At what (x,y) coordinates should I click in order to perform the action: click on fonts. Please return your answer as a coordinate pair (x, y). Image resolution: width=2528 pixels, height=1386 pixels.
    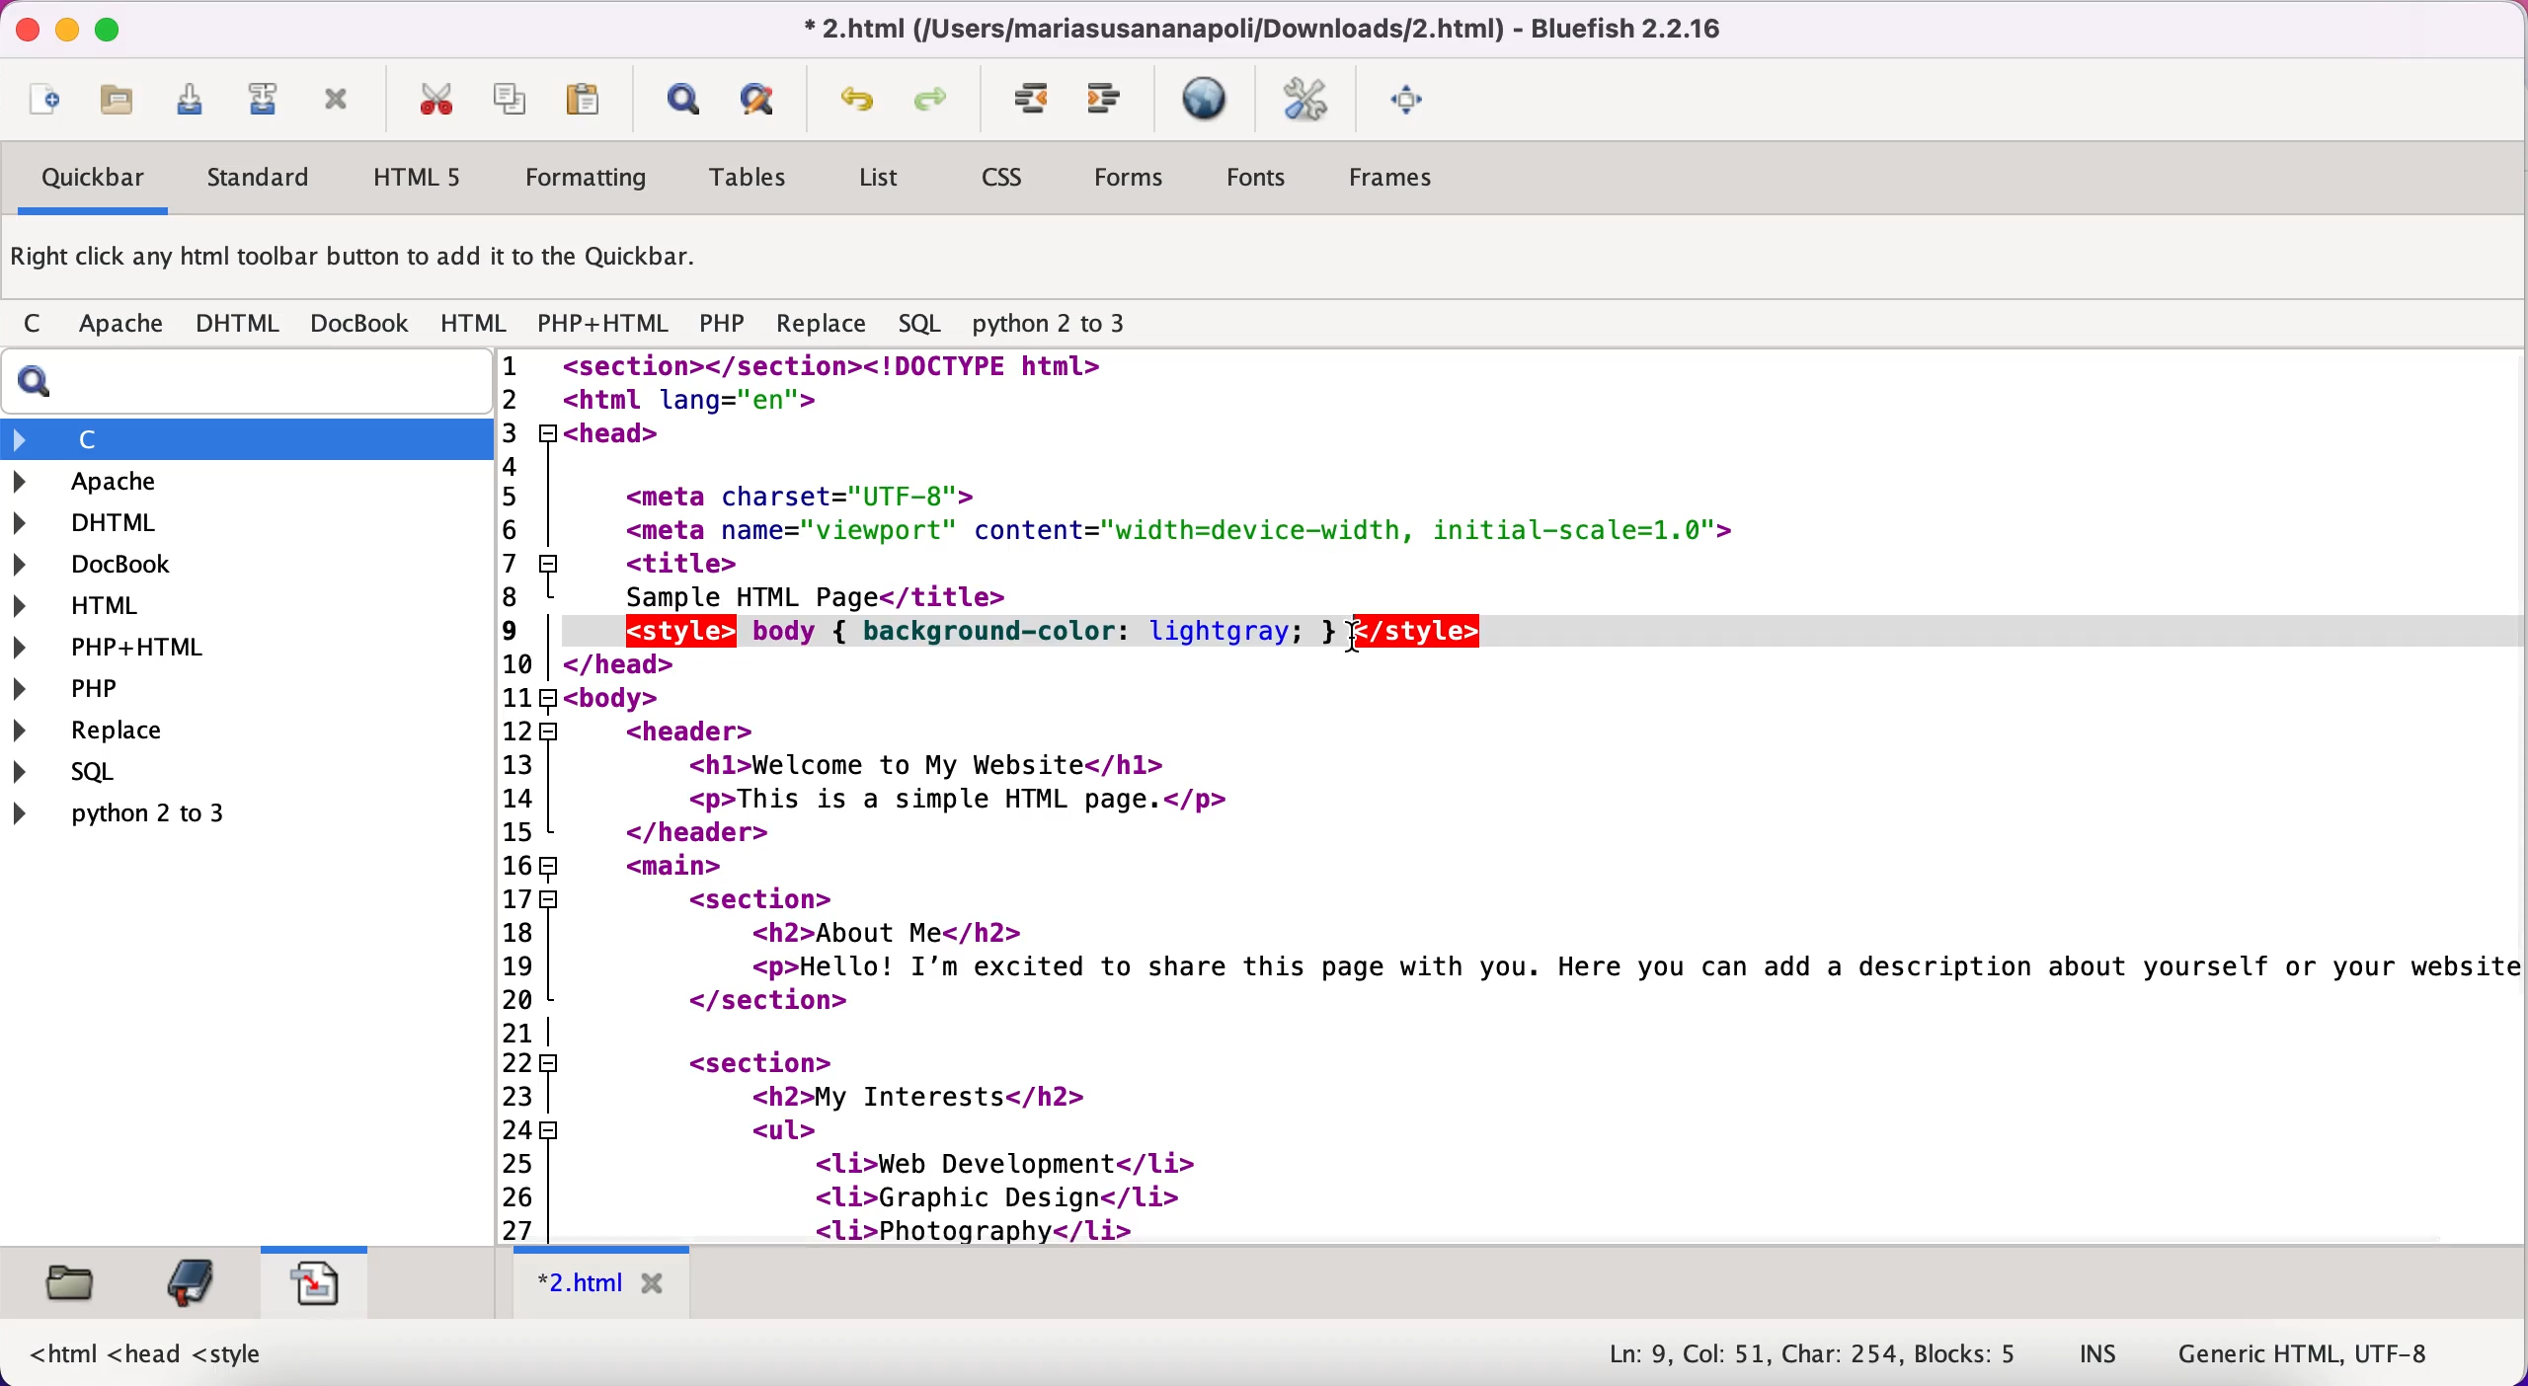
    Looking at the image, I should click on (1256, 181).